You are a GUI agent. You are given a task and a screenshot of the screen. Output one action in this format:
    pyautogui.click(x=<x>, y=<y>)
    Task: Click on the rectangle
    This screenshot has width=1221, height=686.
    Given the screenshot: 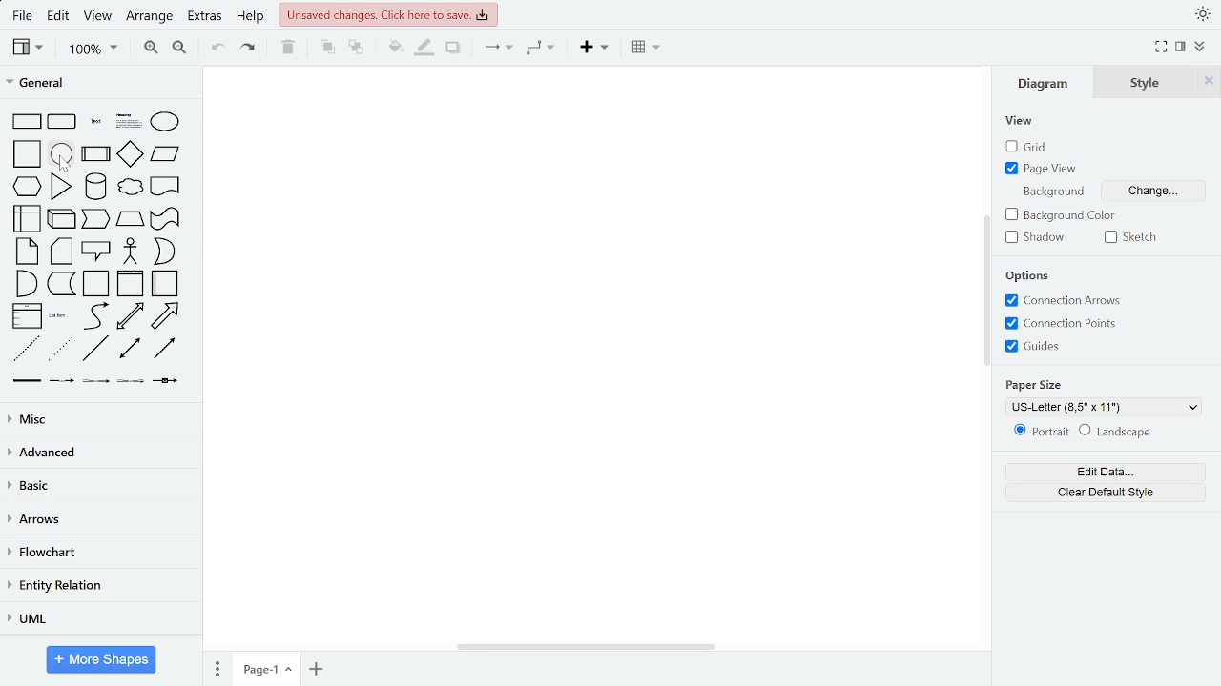 What is the action you would take?
    pyautogui.click(x=28, y=121)
    